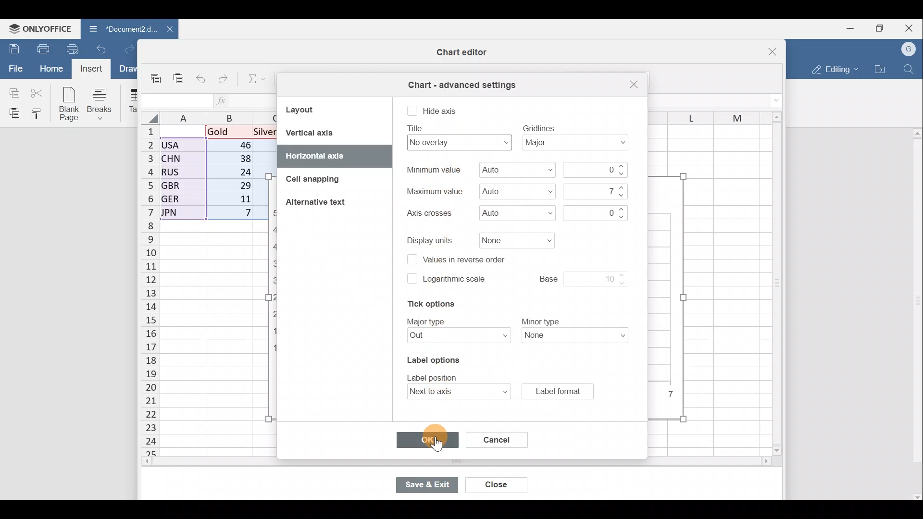 The height and width of the screenshot is (519, 923). What do you see at coordinates (508, 213) in the screenshot?
I see `Axis crosses` at bounding box center [508, 213].